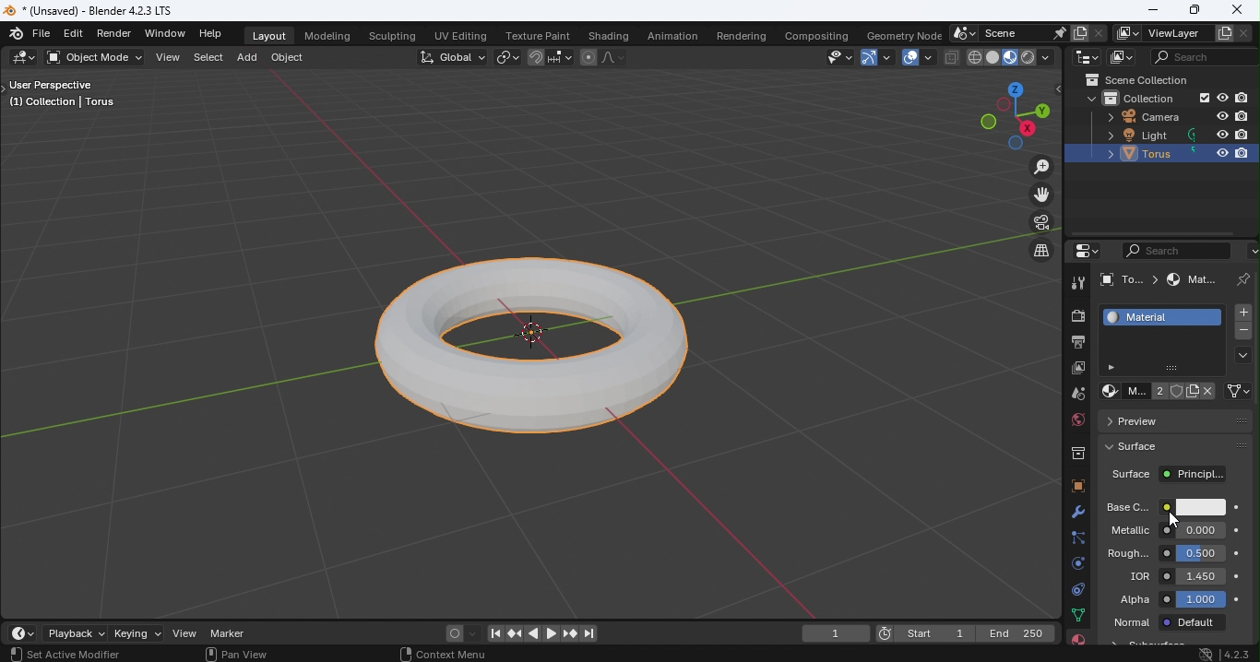  I want to click on Material, so click(1081, 636).